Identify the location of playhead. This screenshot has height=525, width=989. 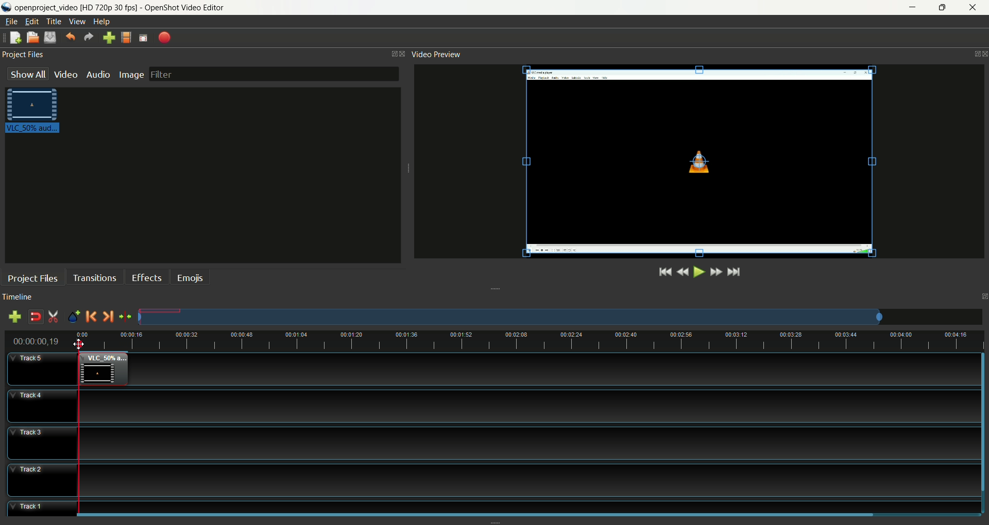
(78, 427).